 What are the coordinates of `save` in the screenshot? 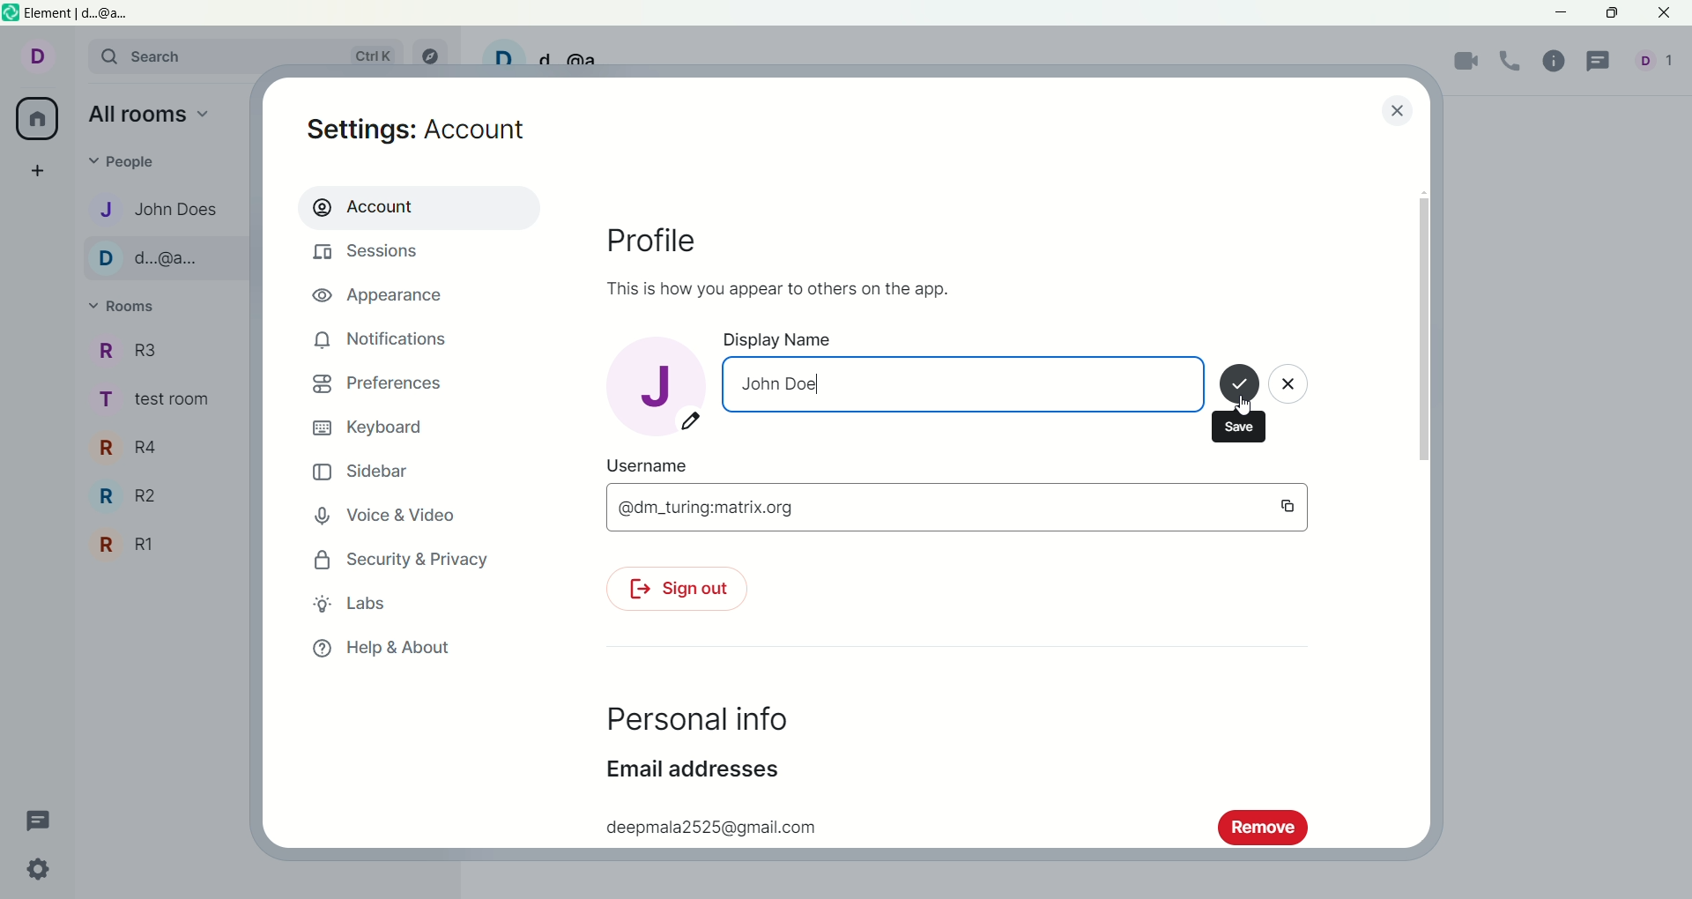 It's located at (1243, 427).